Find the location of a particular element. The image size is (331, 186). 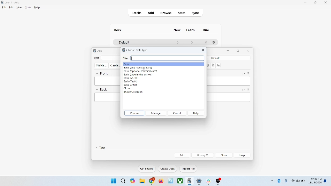

add is located at coordinates (182, 155).